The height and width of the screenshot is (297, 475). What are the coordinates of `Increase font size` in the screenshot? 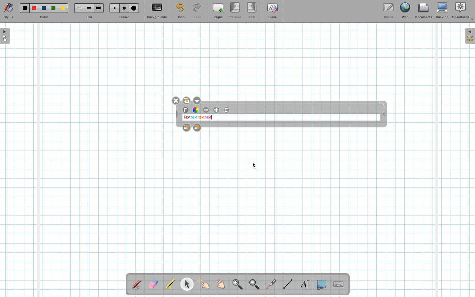 It's located at (217, 110).